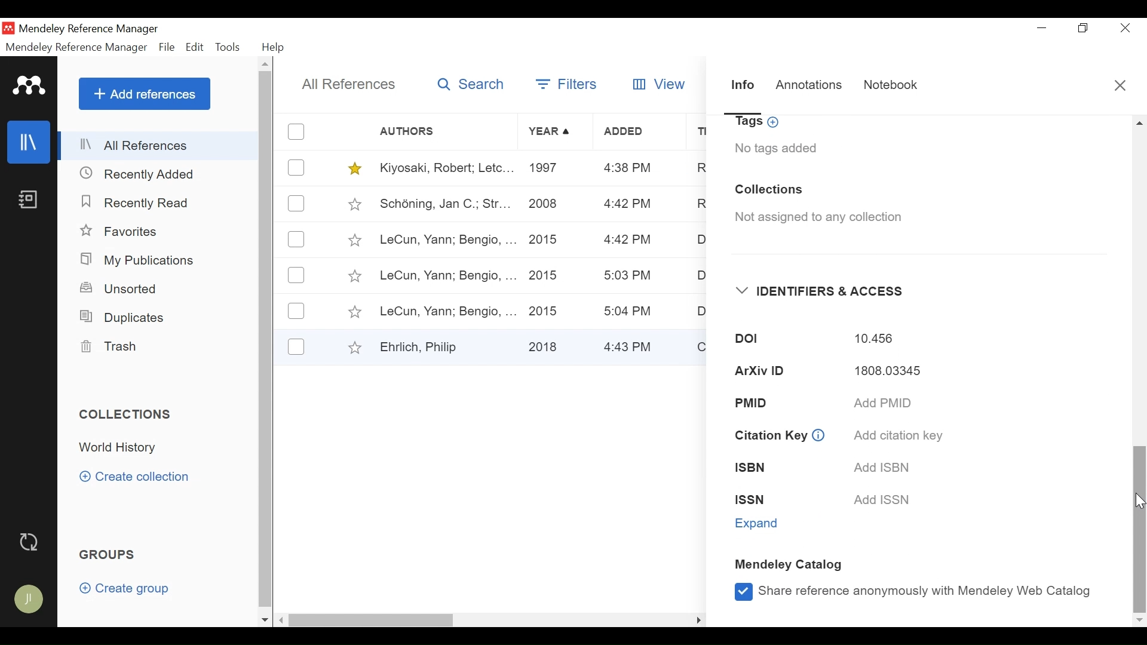  Describe the element at coordinates (885, 500) in the screenshot. I see `Add ISSN` at that location.